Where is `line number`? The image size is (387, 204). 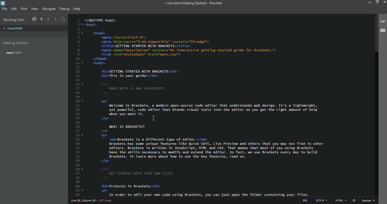
line number is located at coordinates (78, 106).